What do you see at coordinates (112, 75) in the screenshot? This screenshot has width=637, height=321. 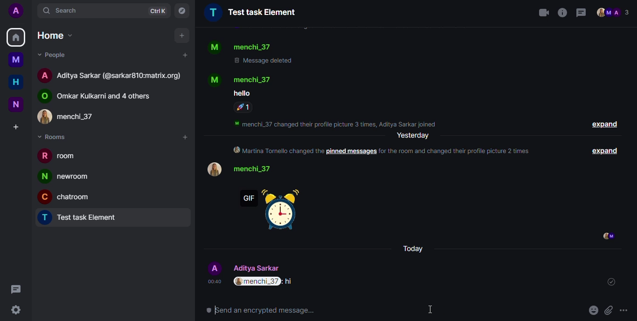 I see `contact` at bounding box center [112, 75].